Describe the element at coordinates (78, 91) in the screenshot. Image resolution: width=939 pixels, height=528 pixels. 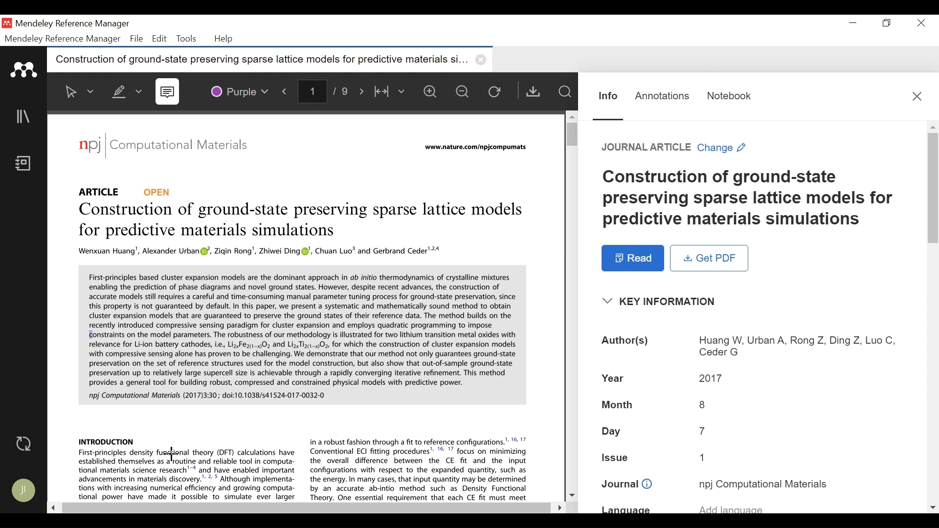
I see `Select` at that location.